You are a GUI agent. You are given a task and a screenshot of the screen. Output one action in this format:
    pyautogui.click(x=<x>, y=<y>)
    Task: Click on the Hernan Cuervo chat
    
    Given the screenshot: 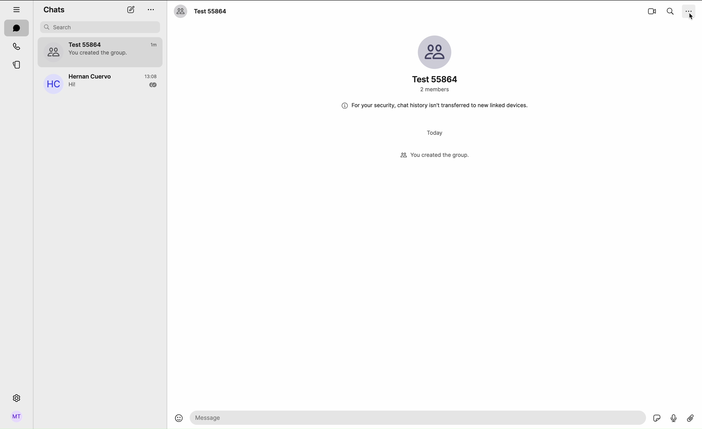 What is the action you would take?
    pyautogui.click(x=99, y=83)
    